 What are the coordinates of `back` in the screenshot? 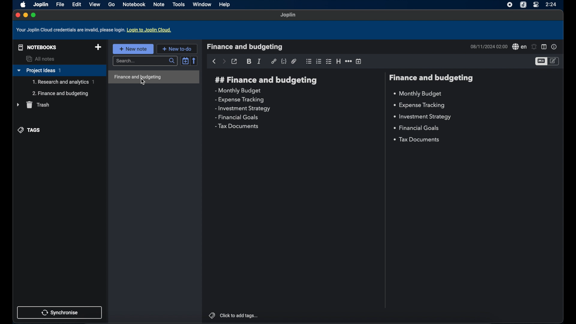 It's located at (214, 61).